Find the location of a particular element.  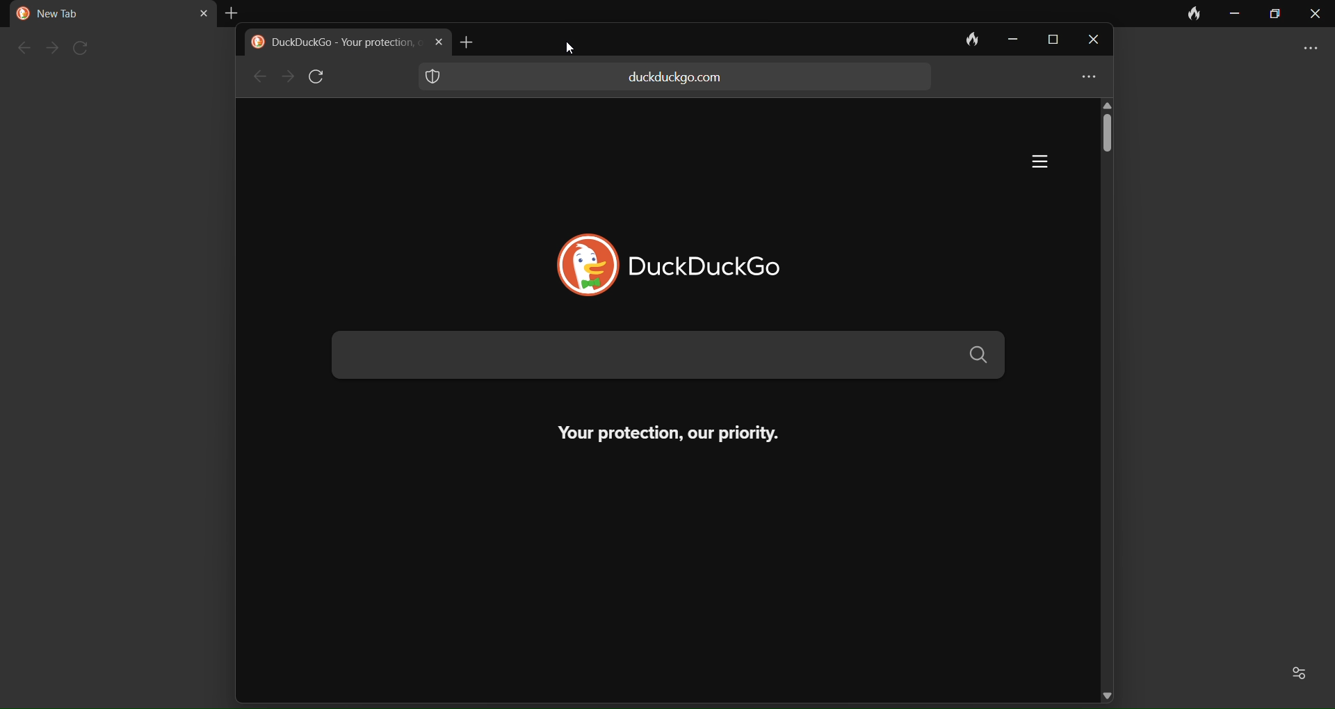

new tab is located at coordinates (471, 41).